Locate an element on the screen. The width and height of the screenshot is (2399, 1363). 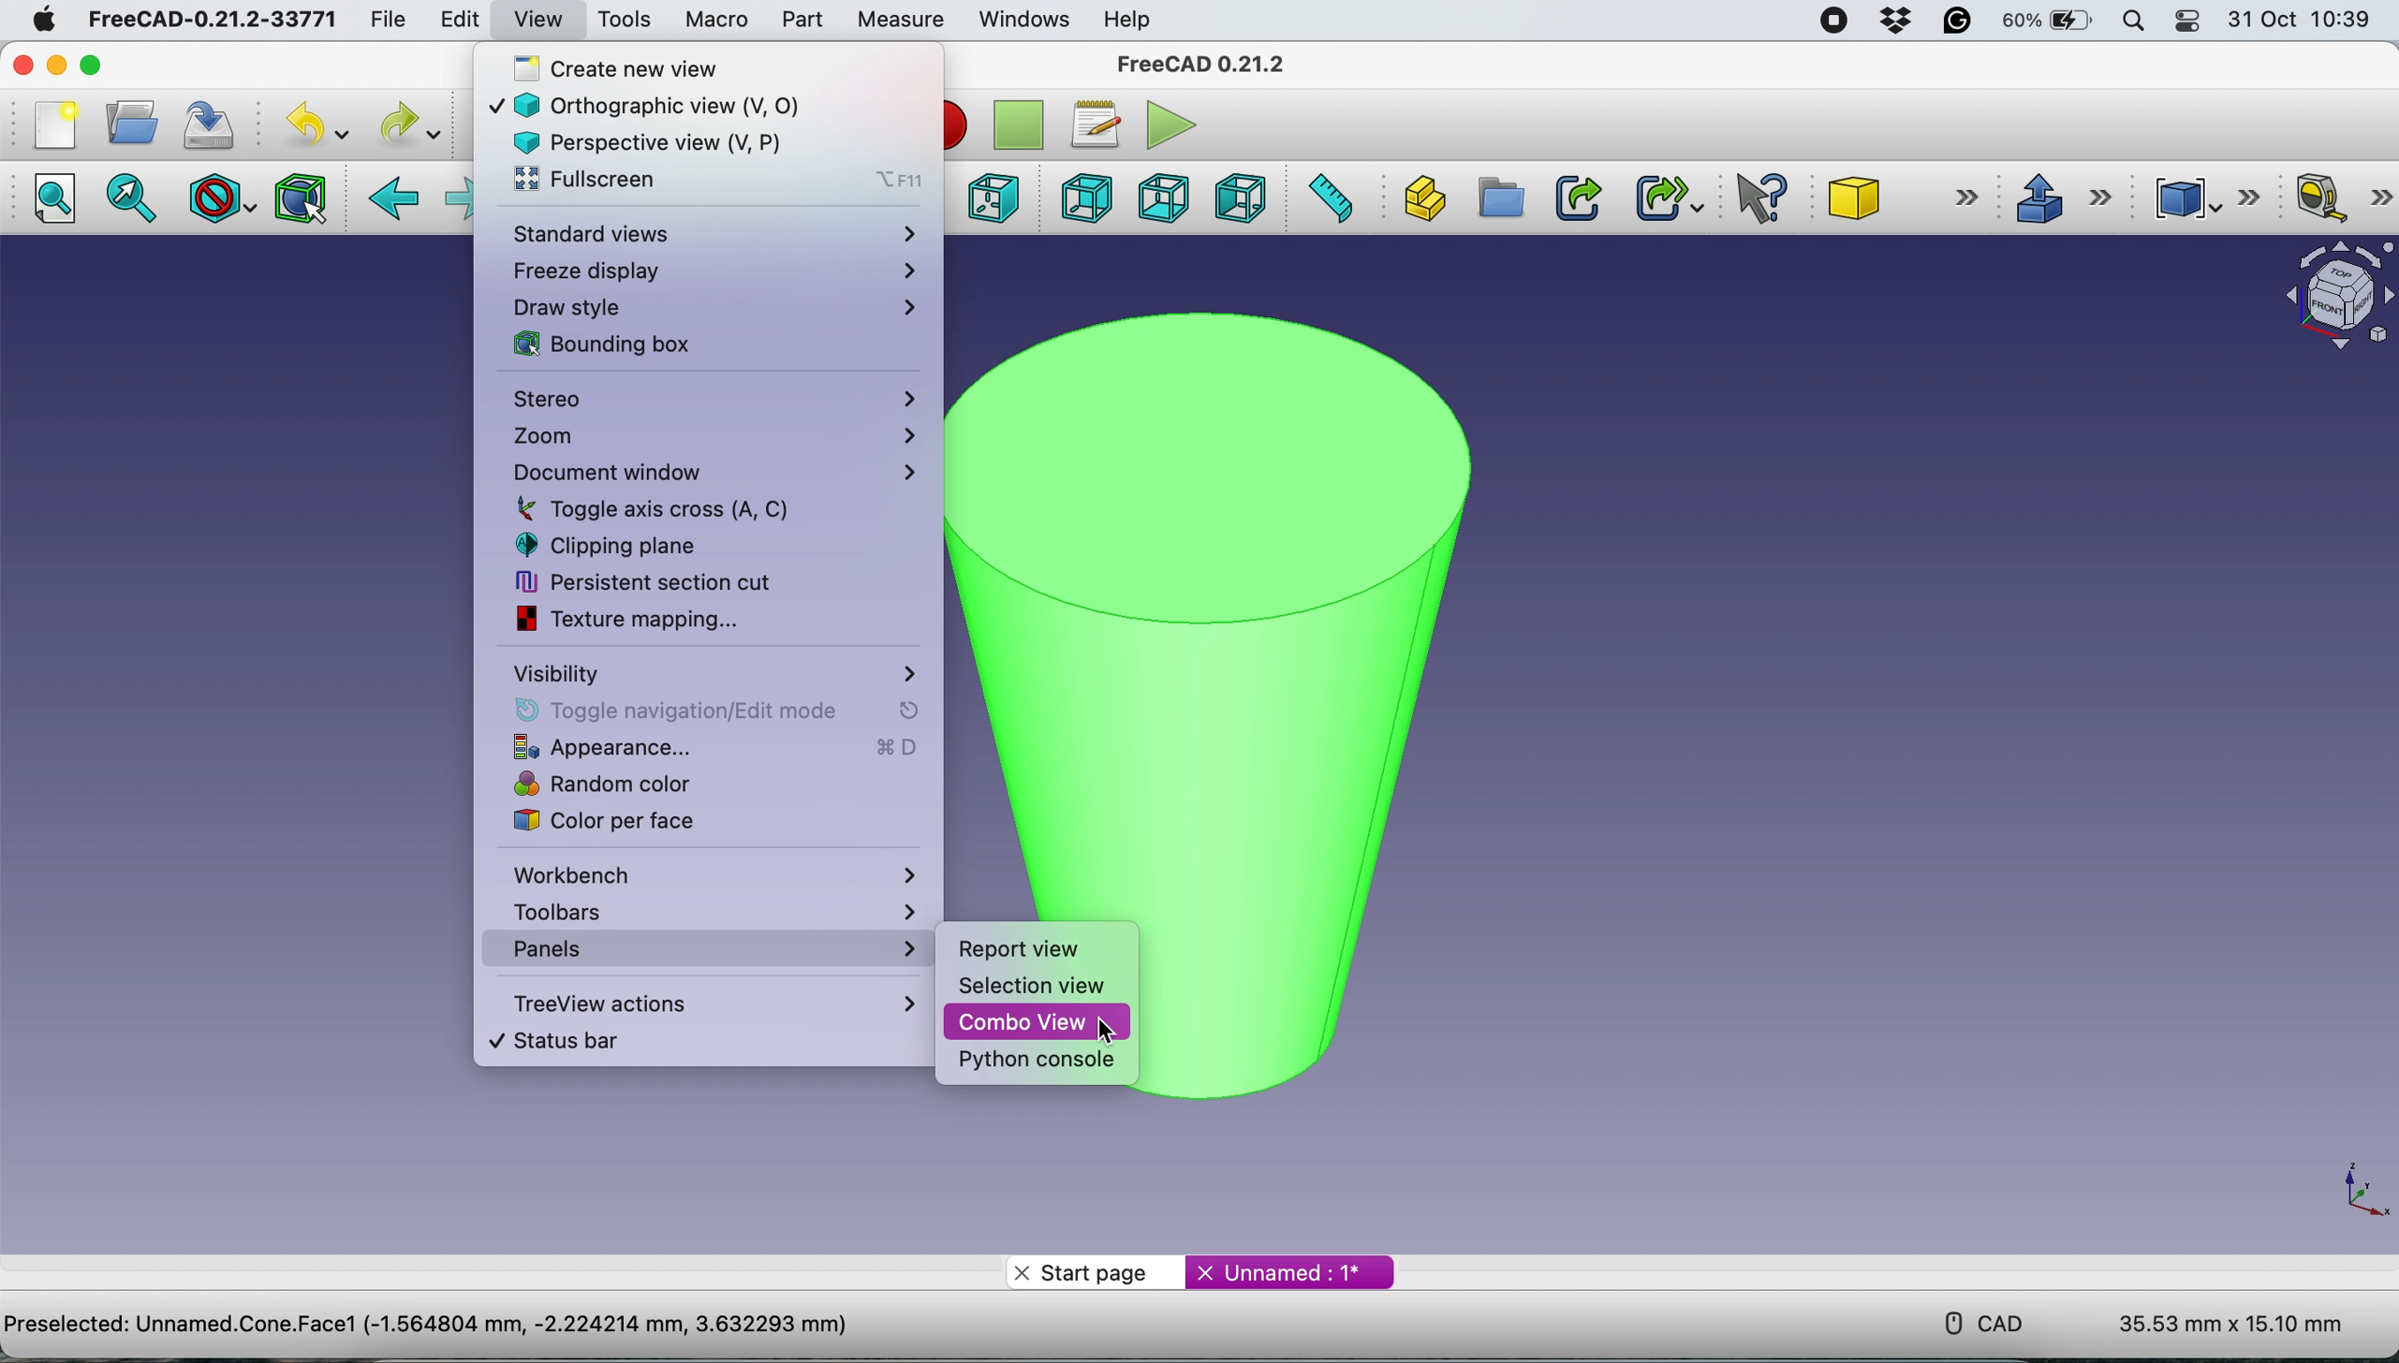
measure is located at coordinates (899, 20).